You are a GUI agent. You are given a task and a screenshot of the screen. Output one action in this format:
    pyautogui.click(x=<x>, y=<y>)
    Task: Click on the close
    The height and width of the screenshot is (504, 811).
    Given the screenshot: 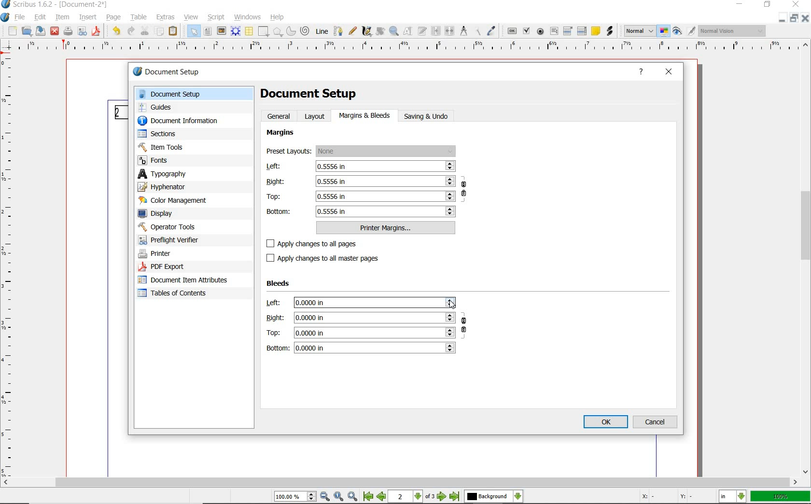 What is the action you would take?
    pyautogui.click(x=670, y=70)
    